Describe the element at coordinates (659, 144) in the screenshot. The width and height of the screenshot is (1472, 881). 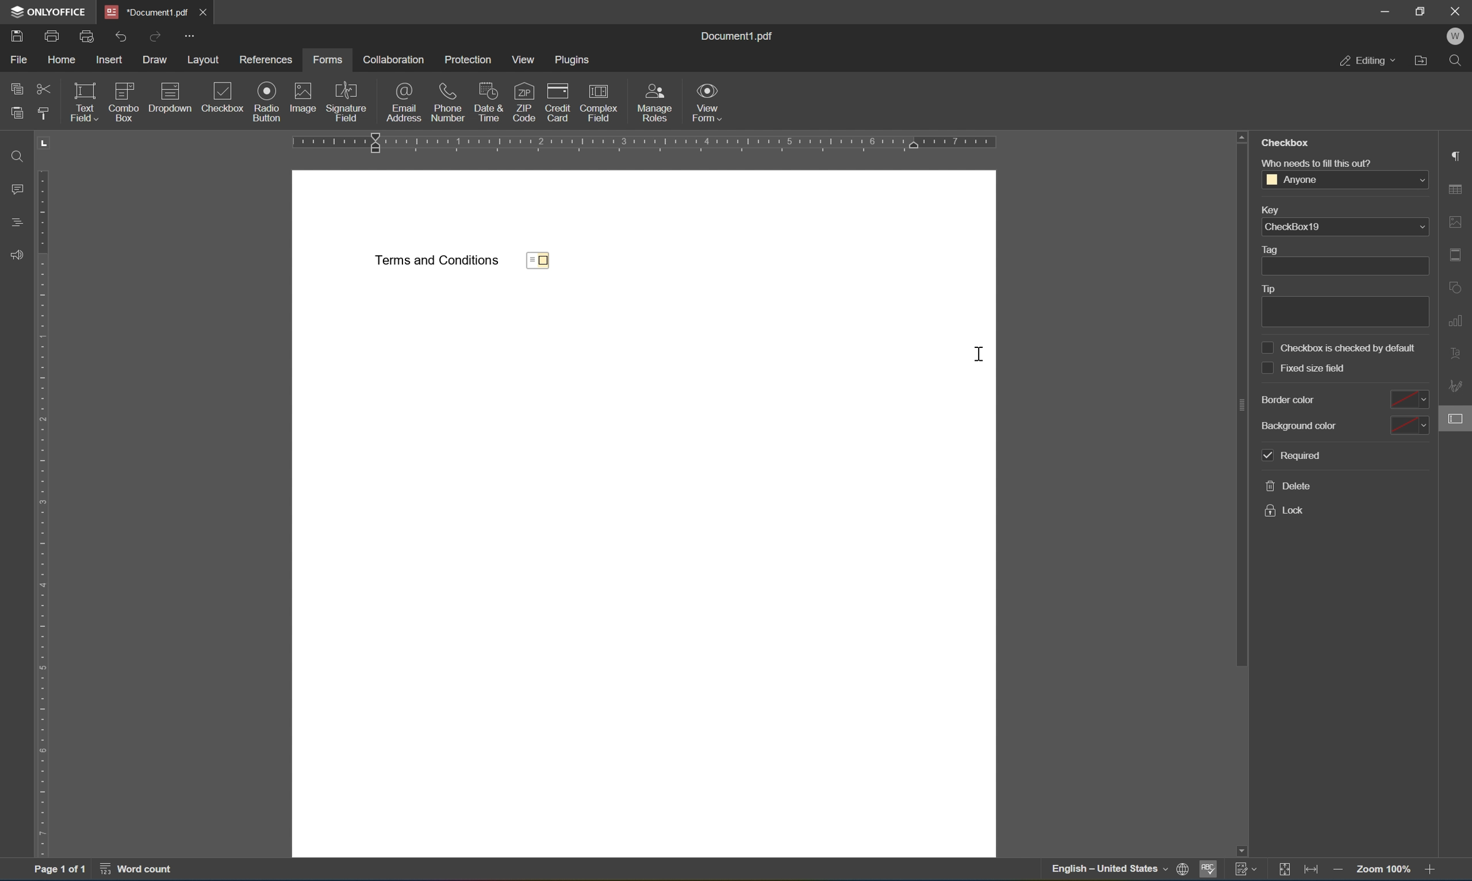
I see `ruler` at that location.